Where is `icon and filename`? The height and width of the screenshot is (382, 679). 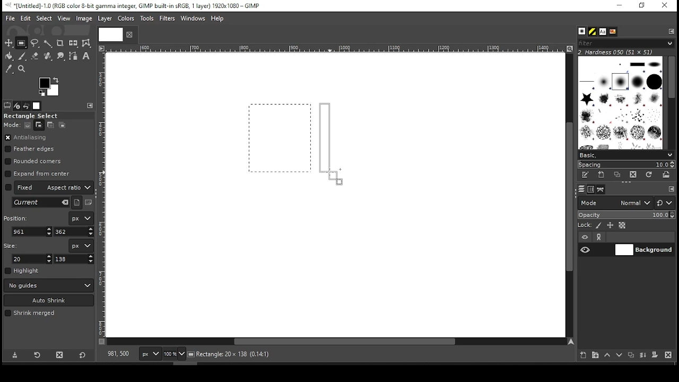 icon and filename is located at coordinates (134, 5).